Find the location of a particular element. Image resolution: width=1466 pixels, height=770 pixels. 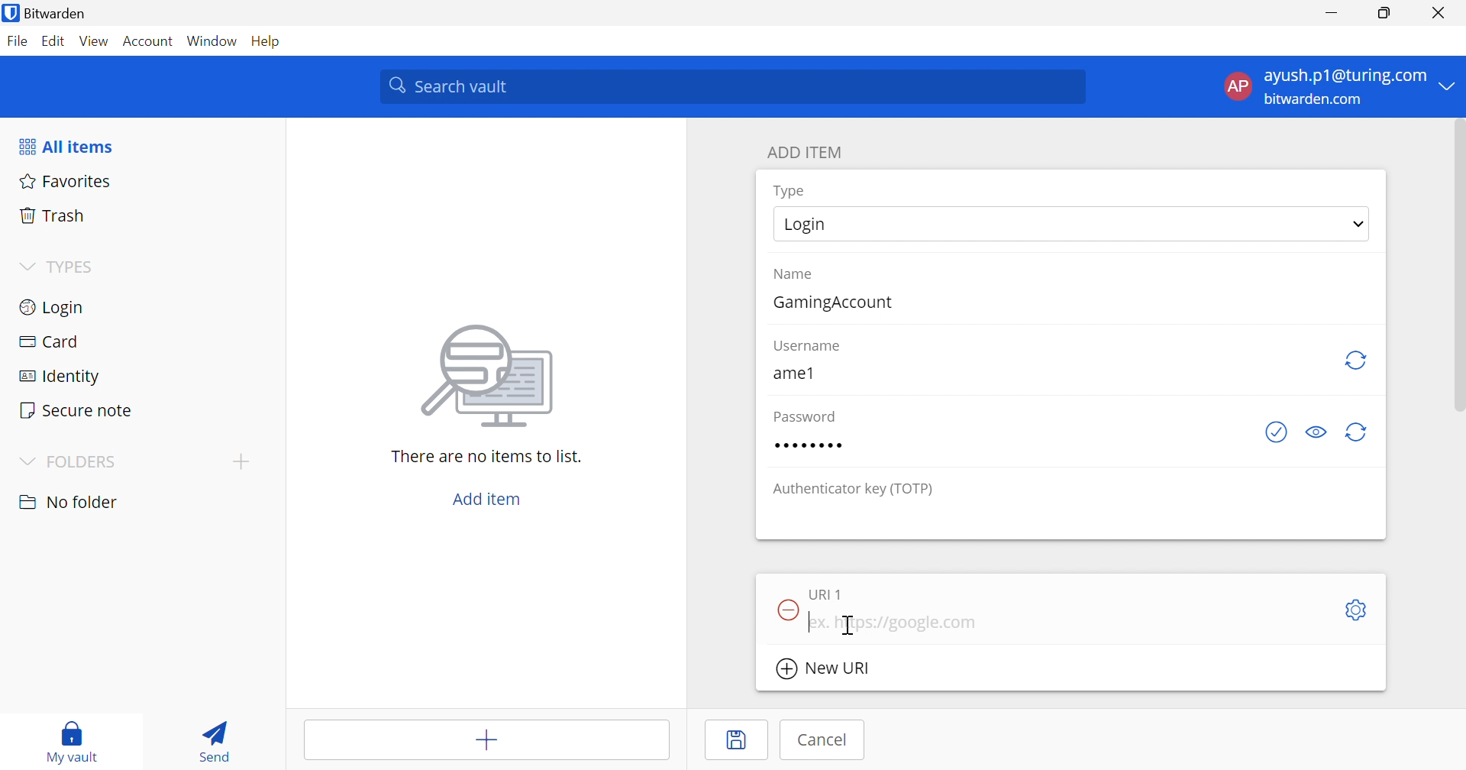

File is located at coordinates (18, 42).